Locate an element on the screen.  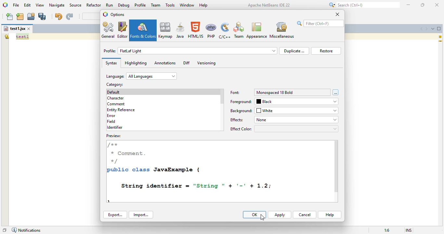
general is located at coordinates (109, 30).